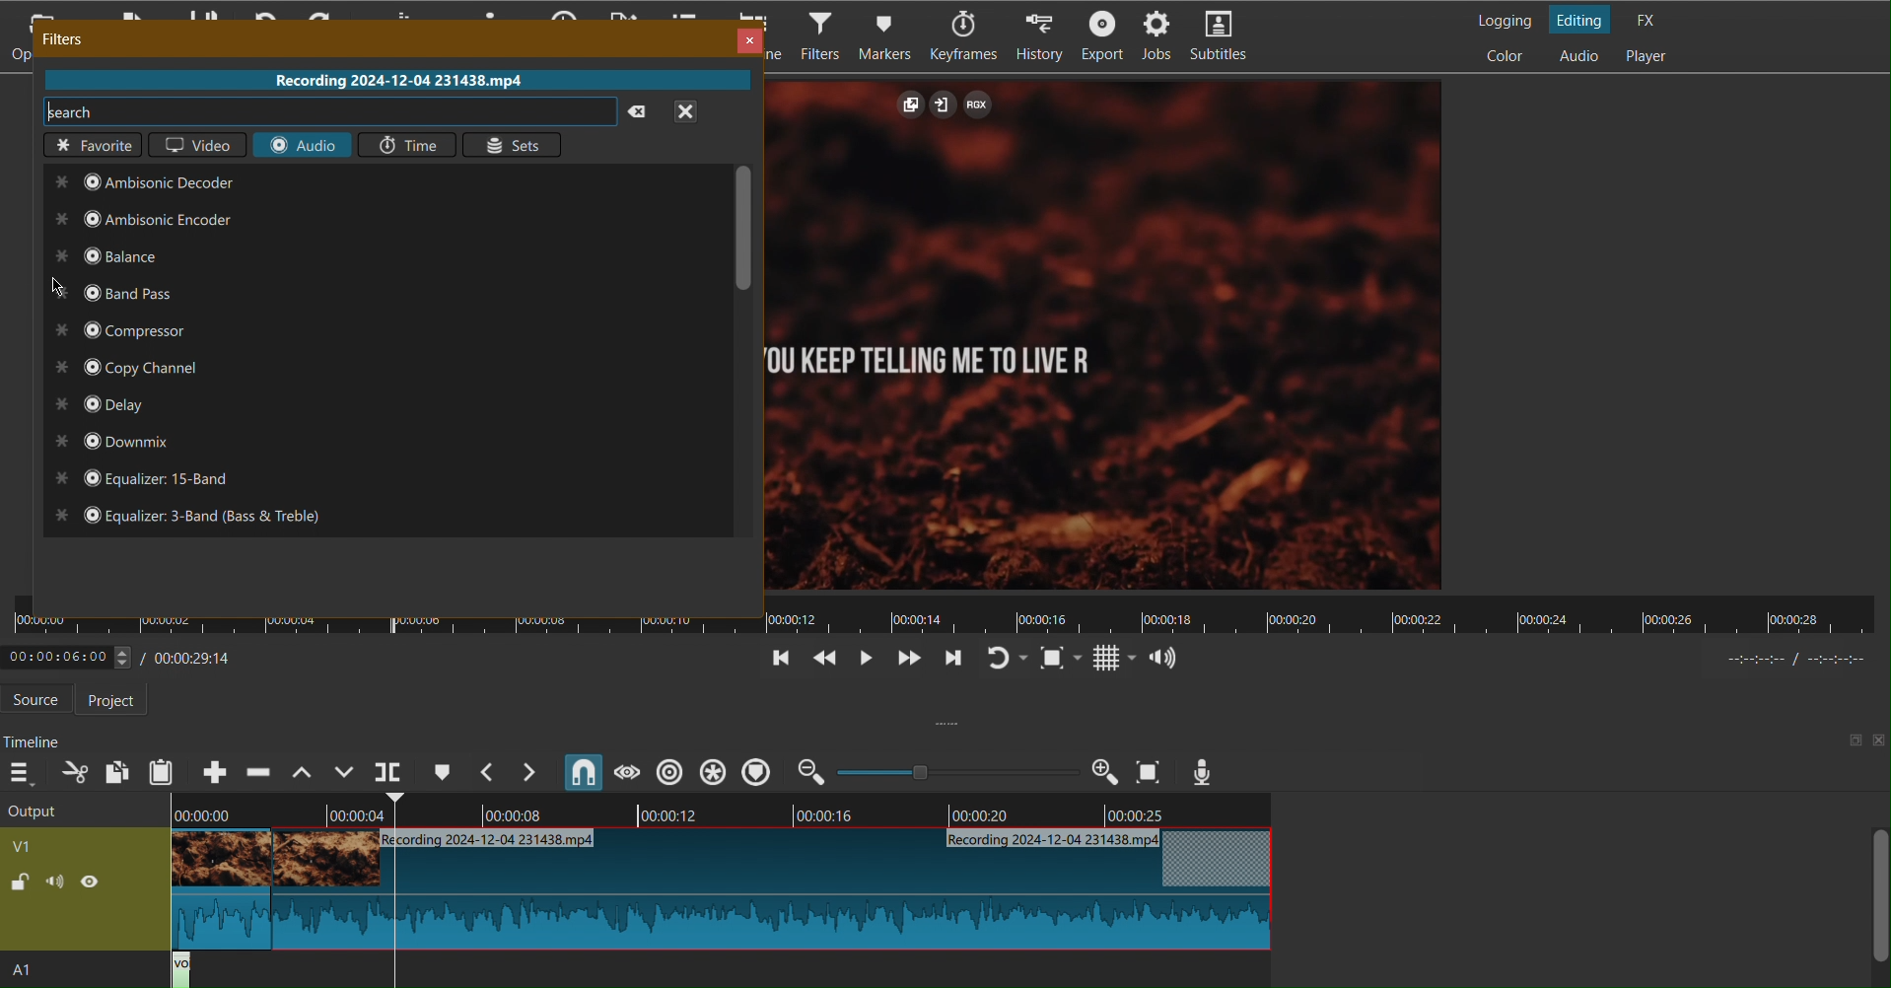 The height and width of the screenshot is (988, 1891). I want to click on Zoom, so click(957, 768).